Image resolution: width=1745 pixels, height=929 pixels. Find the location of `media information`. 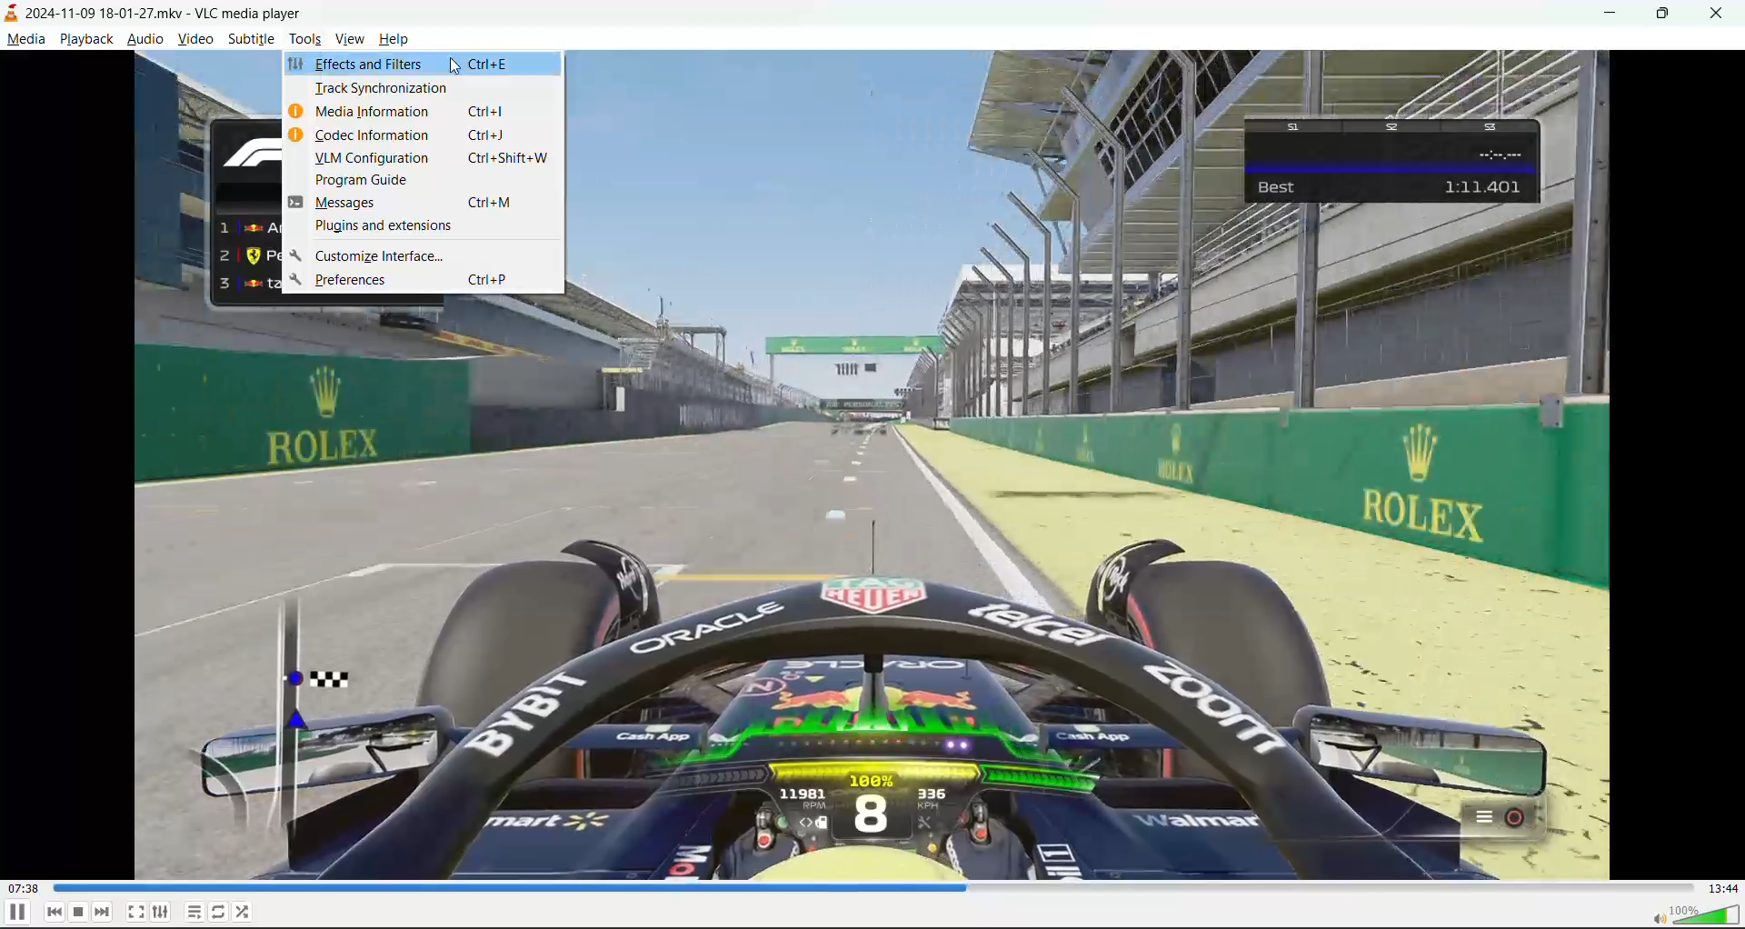

media information is located at coordinates (434, 112).